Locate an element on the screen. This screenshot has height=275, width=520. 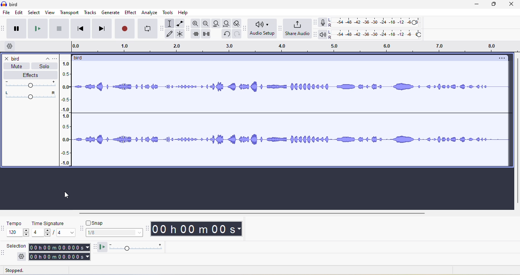
zoom toggle is located at coordinates (234, 24).